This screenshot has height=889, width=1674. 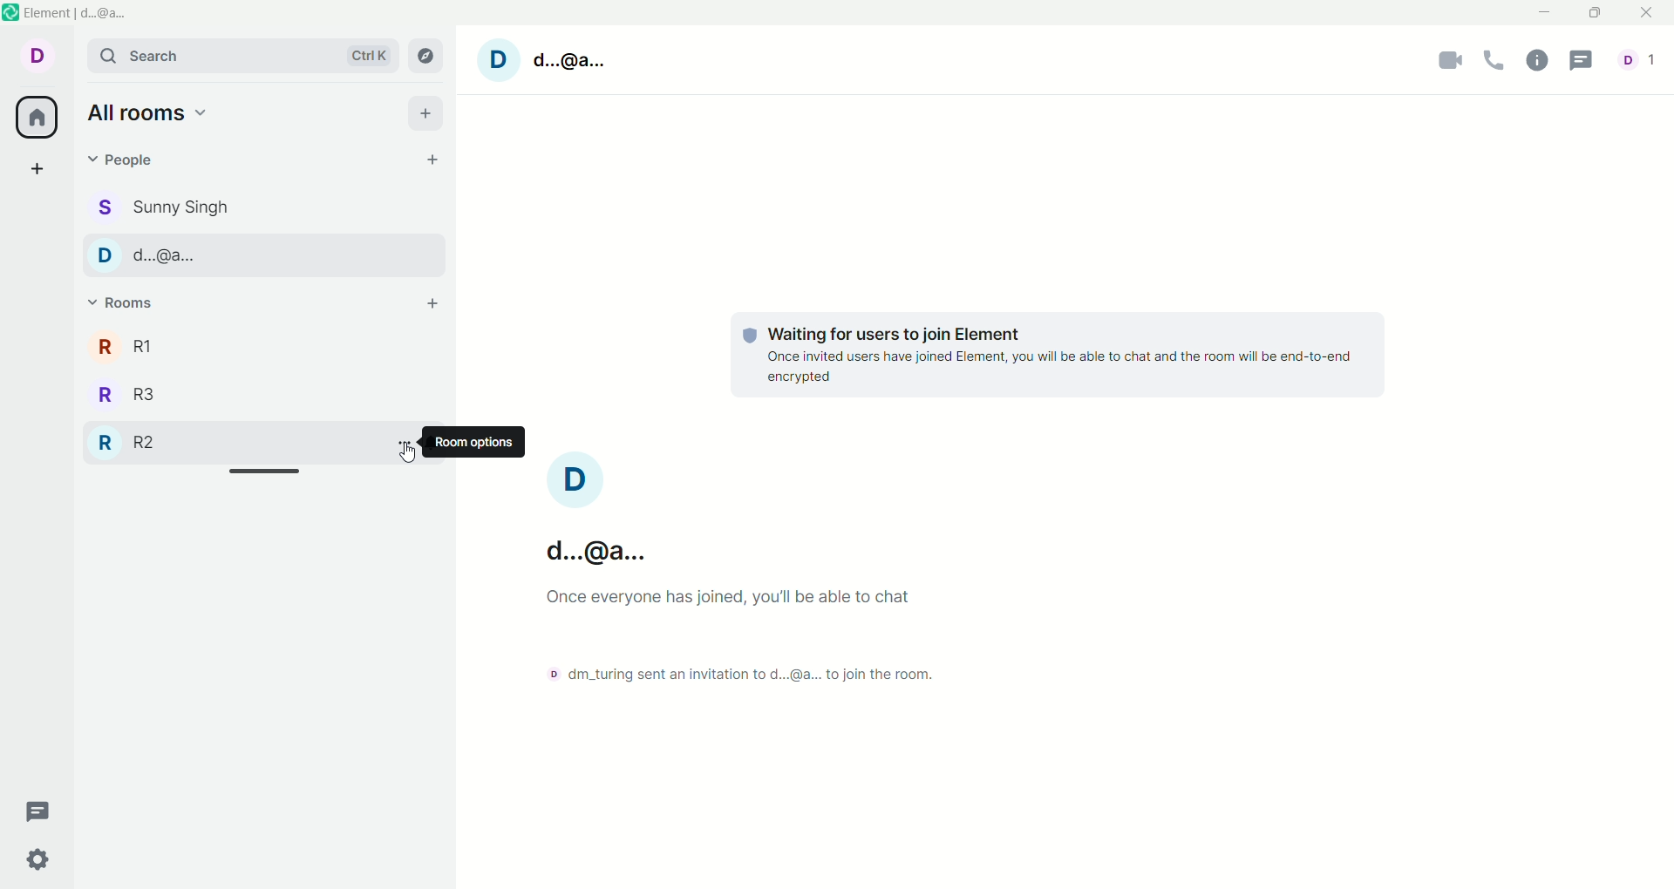 I want to click on room options, so click(x=477, y=444).